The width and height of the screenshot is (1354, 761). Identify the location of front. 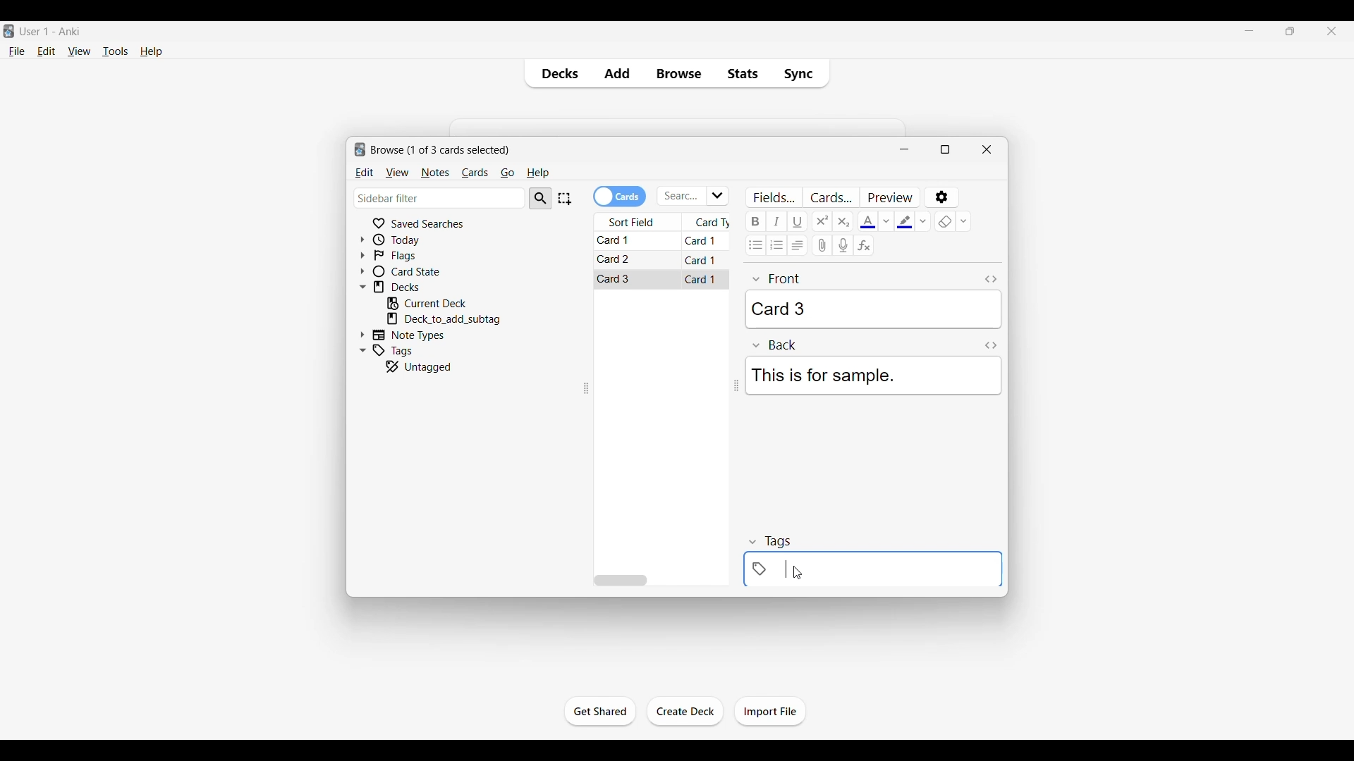
(777, 279).